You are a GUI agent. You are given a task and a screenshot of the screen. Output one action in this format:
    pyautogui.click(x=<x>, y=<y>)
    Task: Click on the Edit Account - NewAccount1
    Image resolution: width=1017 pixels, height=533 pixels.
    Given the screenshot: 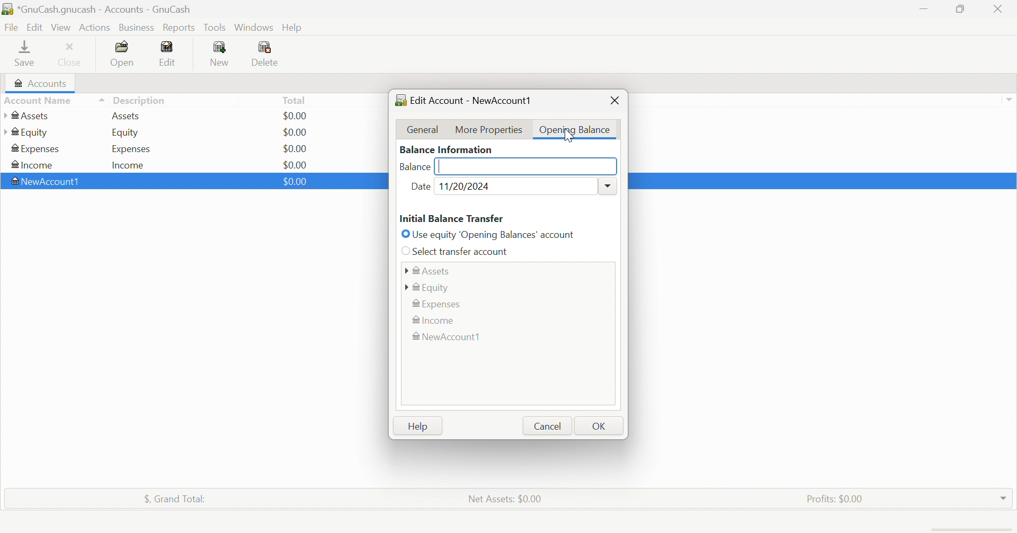 What is the action you would take?
    pyautogui.click(x=464, y=100)
    